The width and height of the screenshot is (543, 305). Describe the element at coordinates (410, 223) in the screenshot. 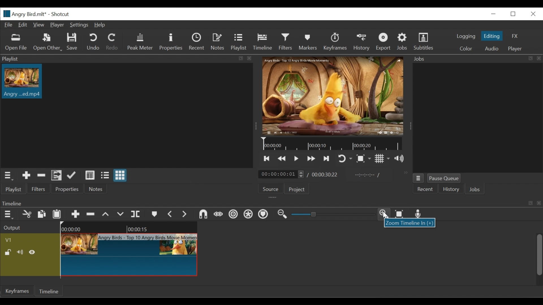

I see `Zoom timeline in dialogue box` at that location.